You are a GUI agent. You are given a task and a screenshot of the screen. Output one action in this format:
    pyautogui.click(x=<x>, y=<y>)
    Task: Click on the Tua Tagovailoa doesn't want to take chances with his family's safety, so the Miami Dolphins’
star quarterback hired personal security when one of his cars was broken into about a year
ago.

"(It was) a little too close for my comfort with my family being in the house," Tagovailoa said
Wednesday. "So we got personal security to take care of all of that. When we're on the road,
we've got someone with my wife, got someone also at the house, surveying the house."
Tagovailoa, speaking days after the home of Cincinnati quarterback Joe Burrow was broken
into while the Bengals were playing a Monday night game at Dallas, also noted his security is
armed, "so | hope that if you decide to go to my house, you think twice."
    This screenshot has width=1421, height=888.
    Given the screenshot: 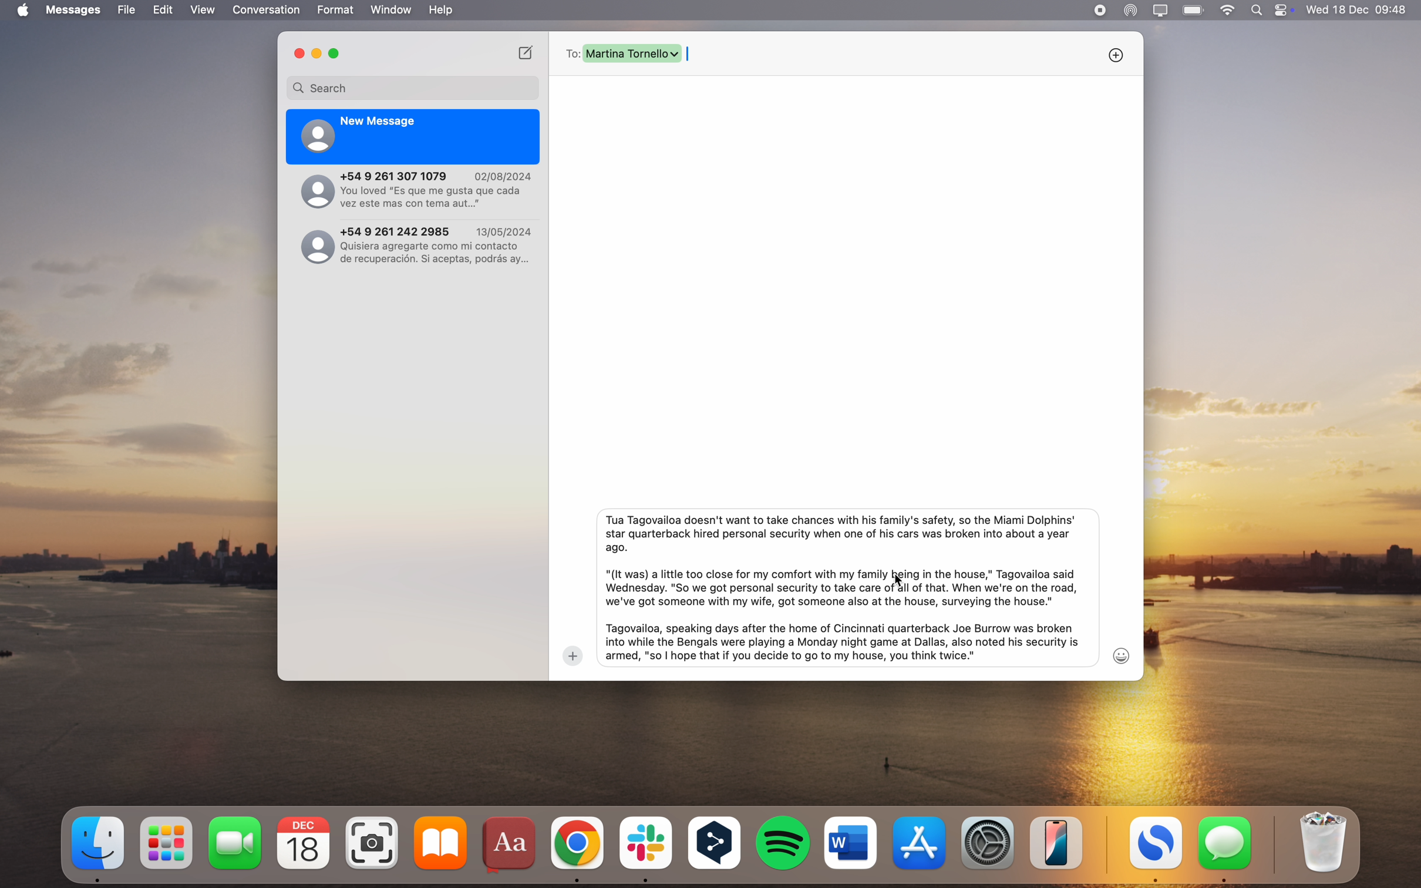 What is the action you would take?
    pyautogui.click(x=839, y=587)
    